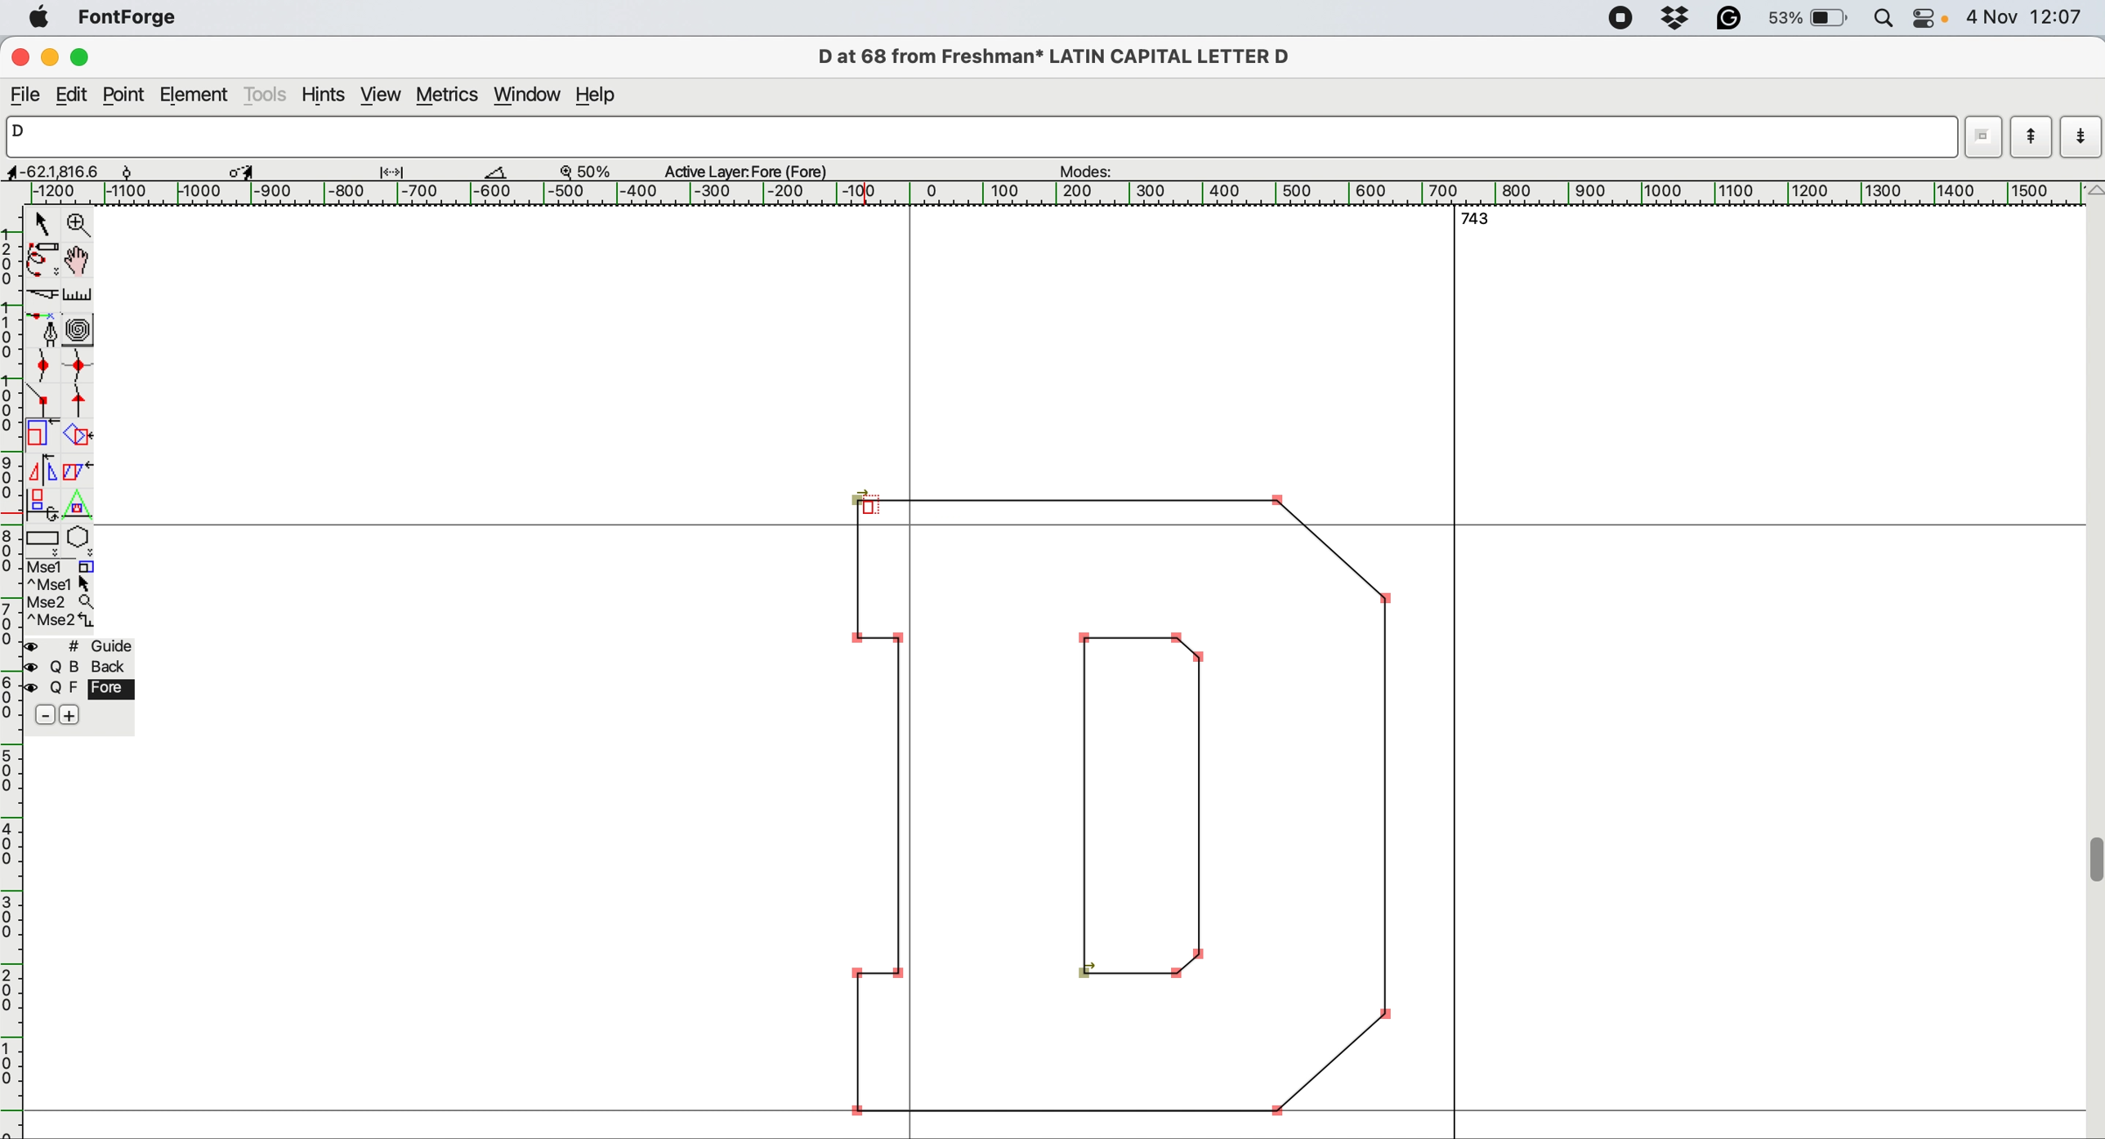  What do you see at coordinates (530, 96) in the screenshot?
I see `window` at bounding box center [530, 96].